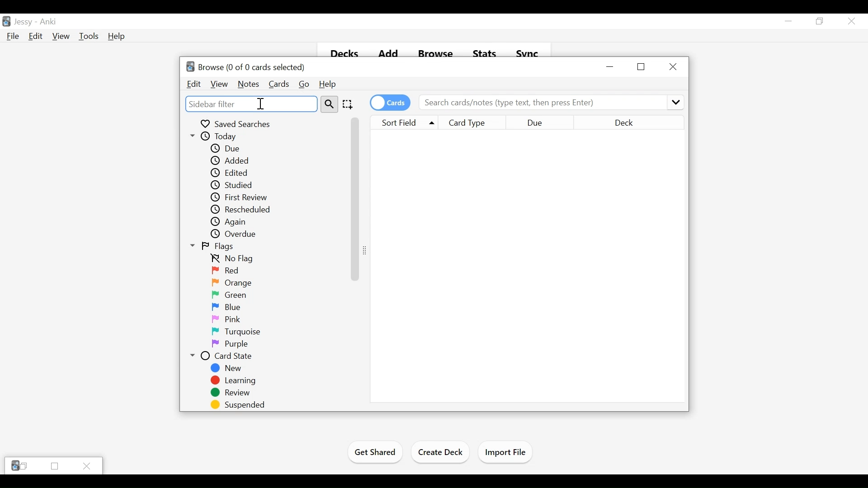  I want to click on minimize, so click(788, 21).